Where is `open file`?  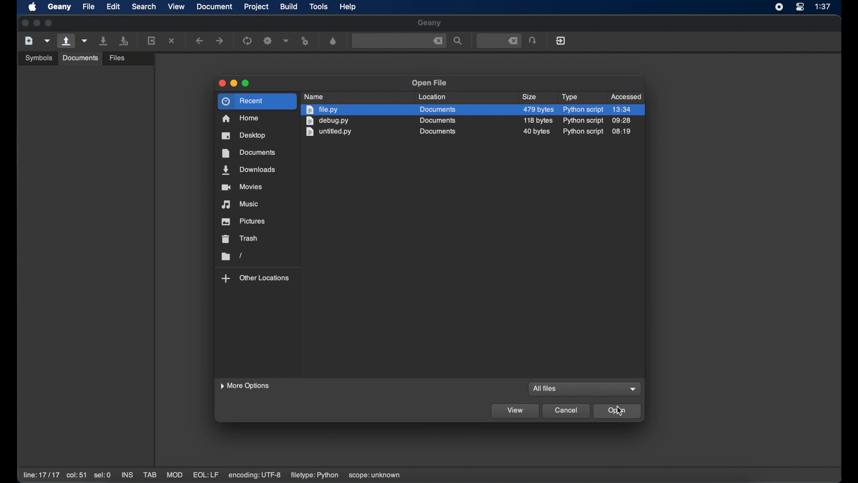
open file is located at coordinates (65, 41).